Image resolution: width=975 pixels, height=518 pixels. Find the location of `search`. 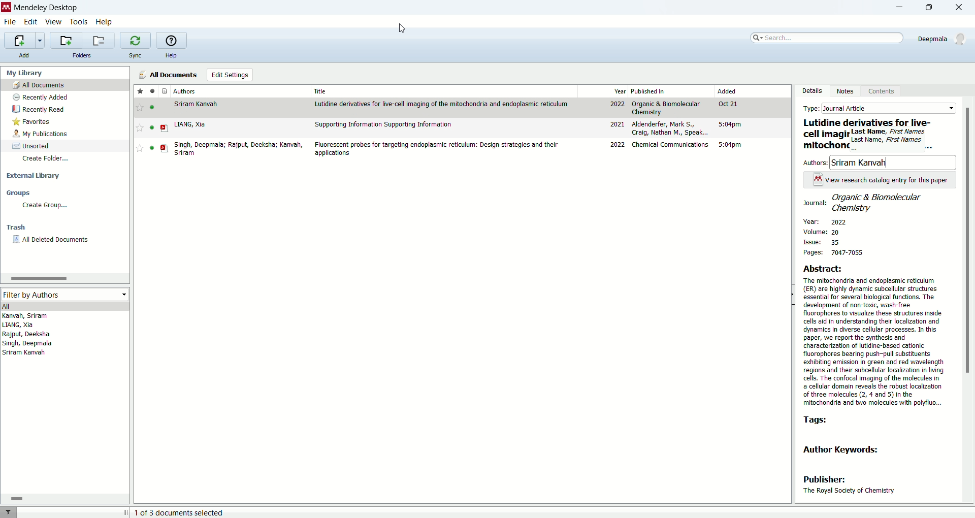

search is located at coordinates (822, 39).